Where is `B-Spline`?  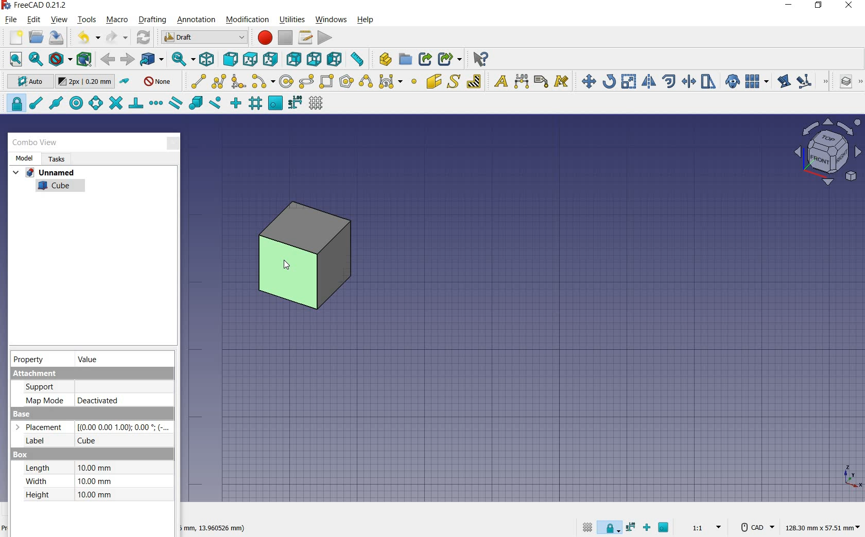
B-Spline is located at coordinates (365, 82).